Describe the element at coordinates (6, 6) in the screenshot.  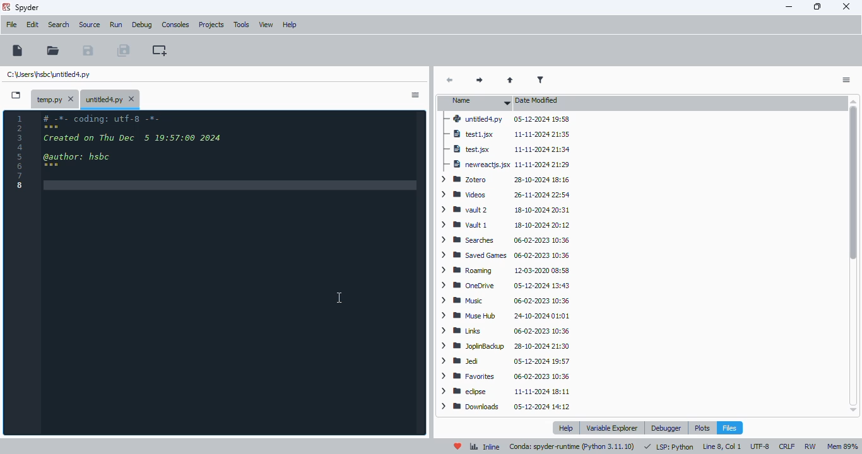
I see `logo` at that location.